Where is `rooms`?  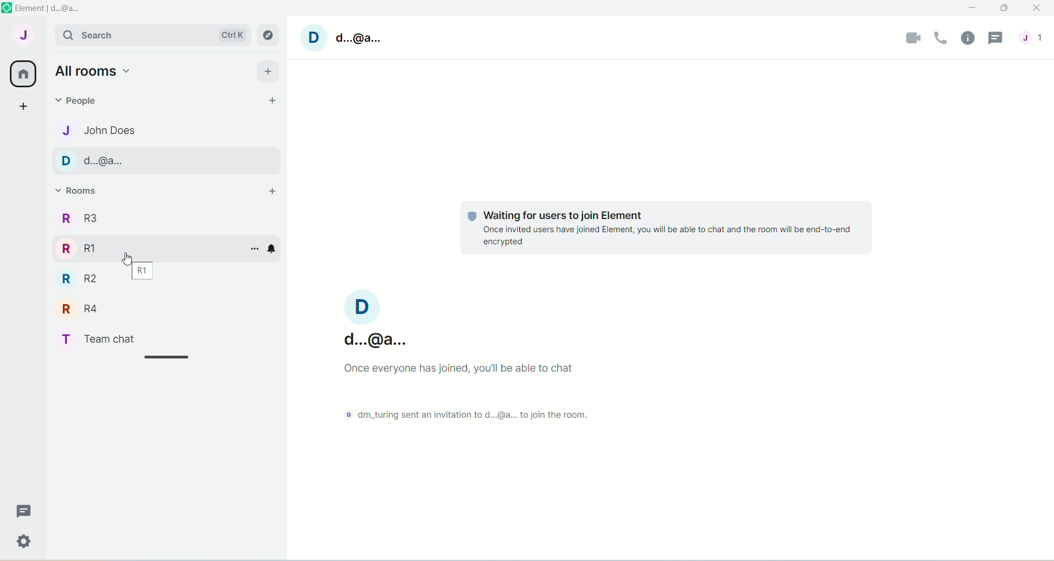 rooms is located at coordinates (80, 188).